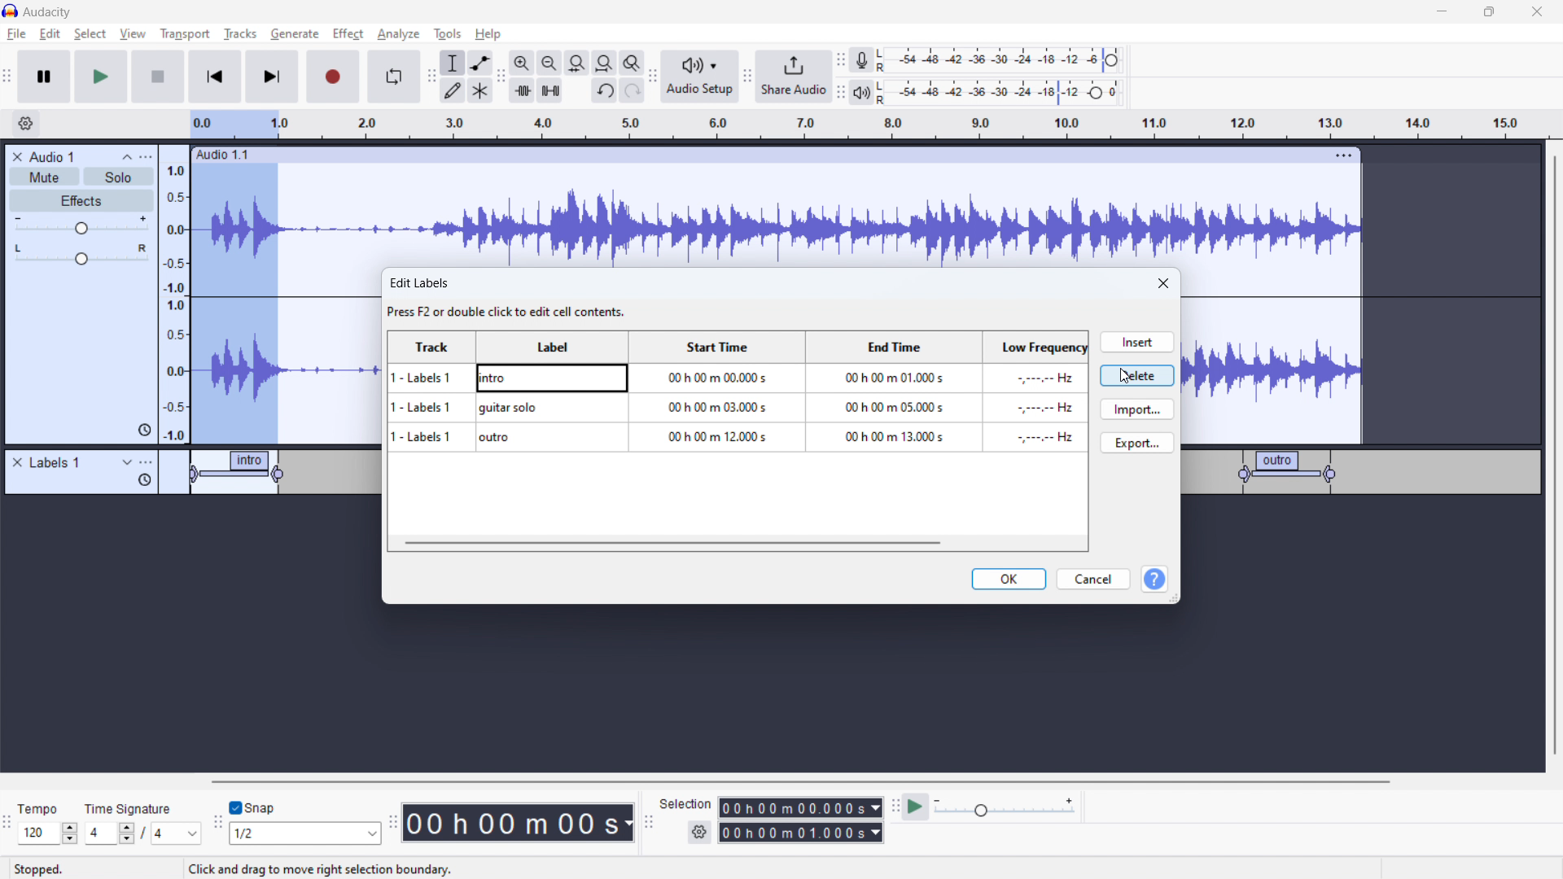 This screenshot has height=879, width=1563. Describe the element at coordinates (49, 868) in the screenshot. I see `stopped.` at that location.